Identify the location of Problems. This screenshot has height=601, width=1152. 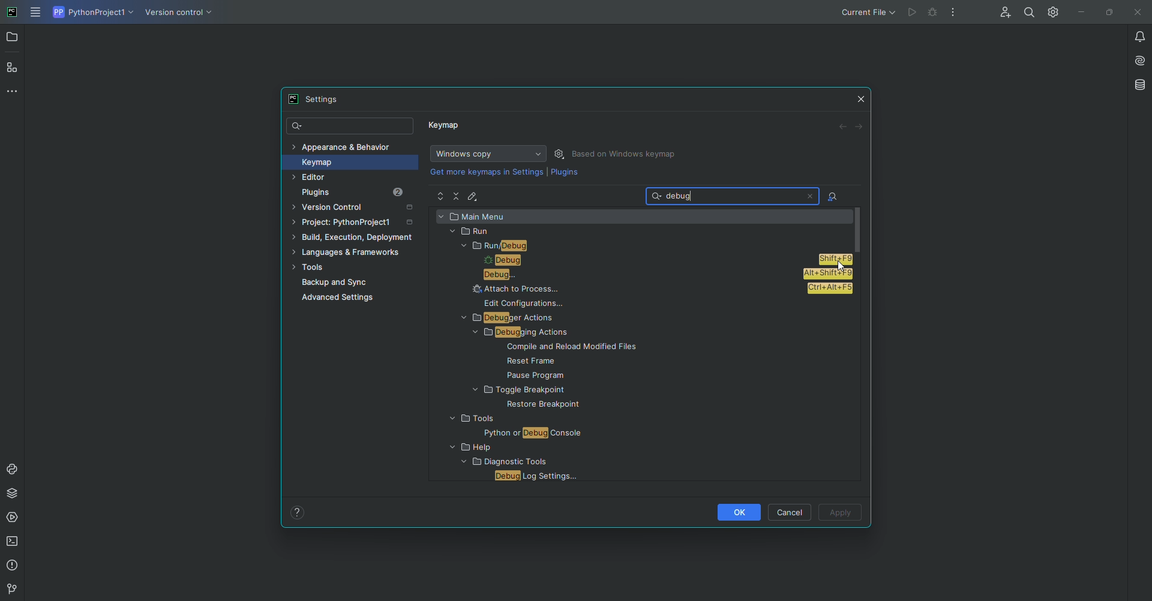
(14, 566).